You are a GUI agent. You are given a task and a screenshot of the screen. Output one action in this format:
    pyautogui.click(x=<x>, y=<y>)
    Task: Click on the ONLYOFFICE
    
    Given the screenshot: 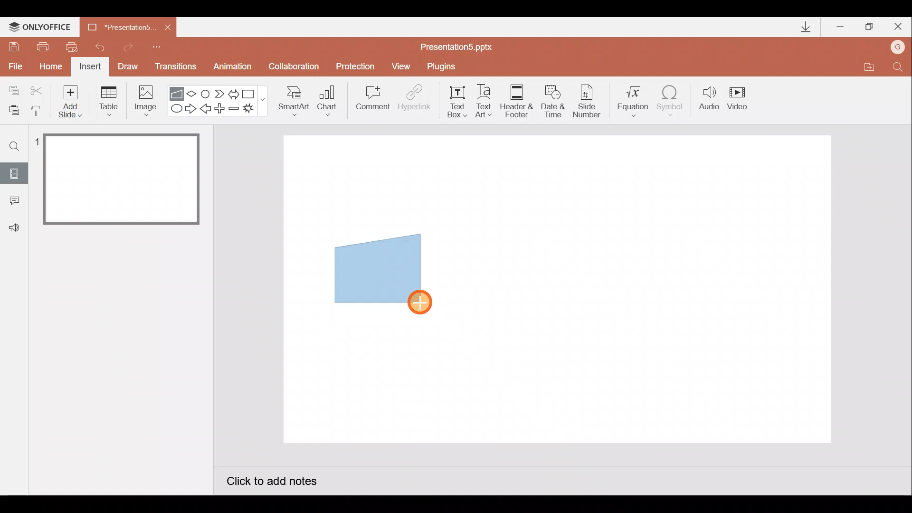 What is the action you would take?
    pyautogui.click(x=42, y=27)
    